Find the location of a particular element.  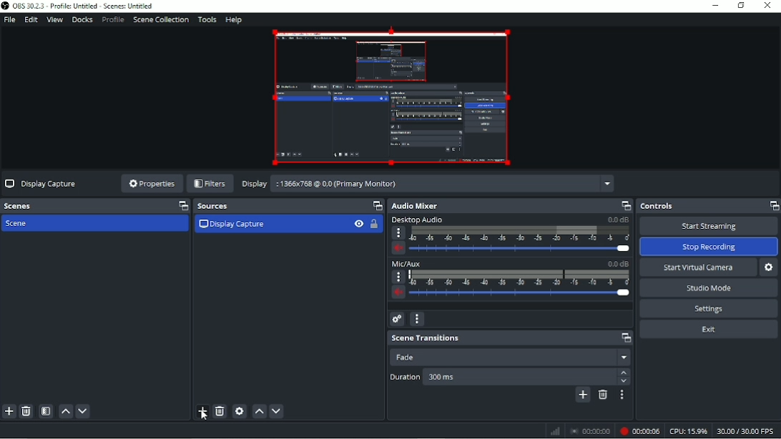

Add source is located at coordinates (202, 412).